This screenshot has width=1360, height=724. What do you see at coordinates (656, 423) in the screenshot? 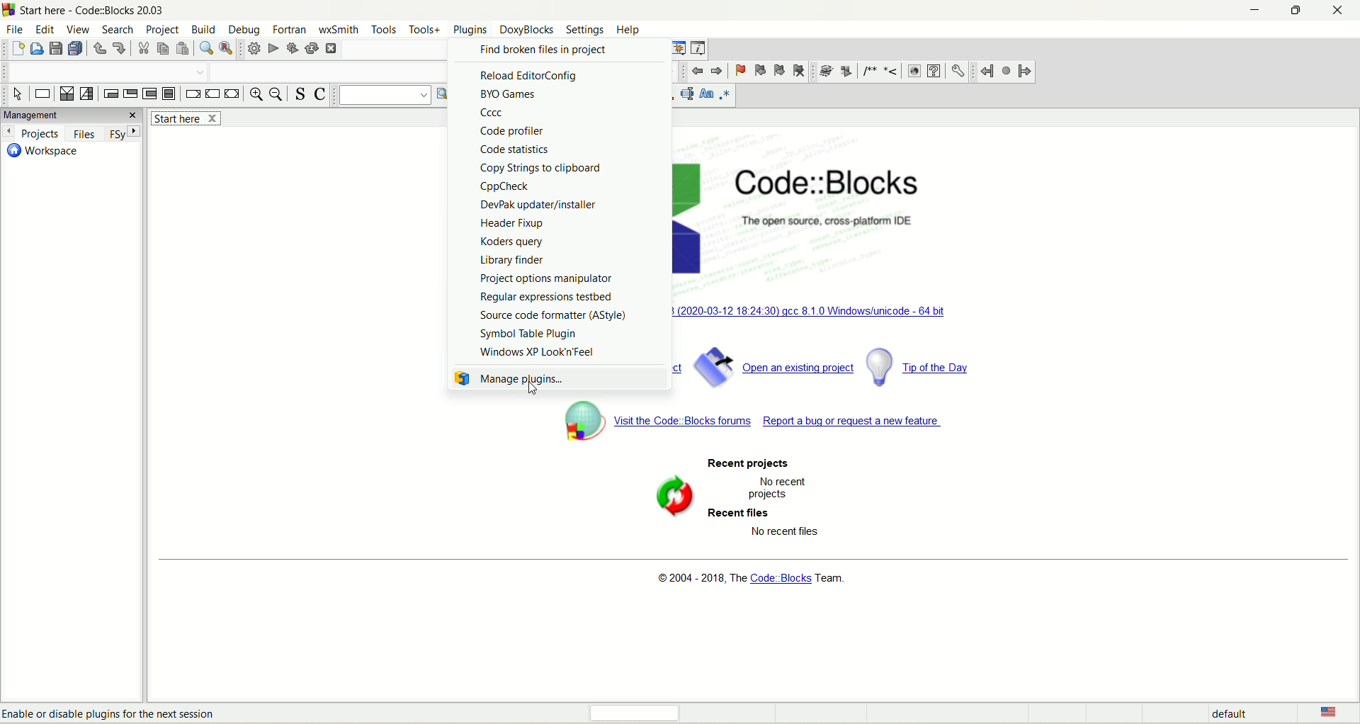
I see `block forums` at bounding box center [656, 423].